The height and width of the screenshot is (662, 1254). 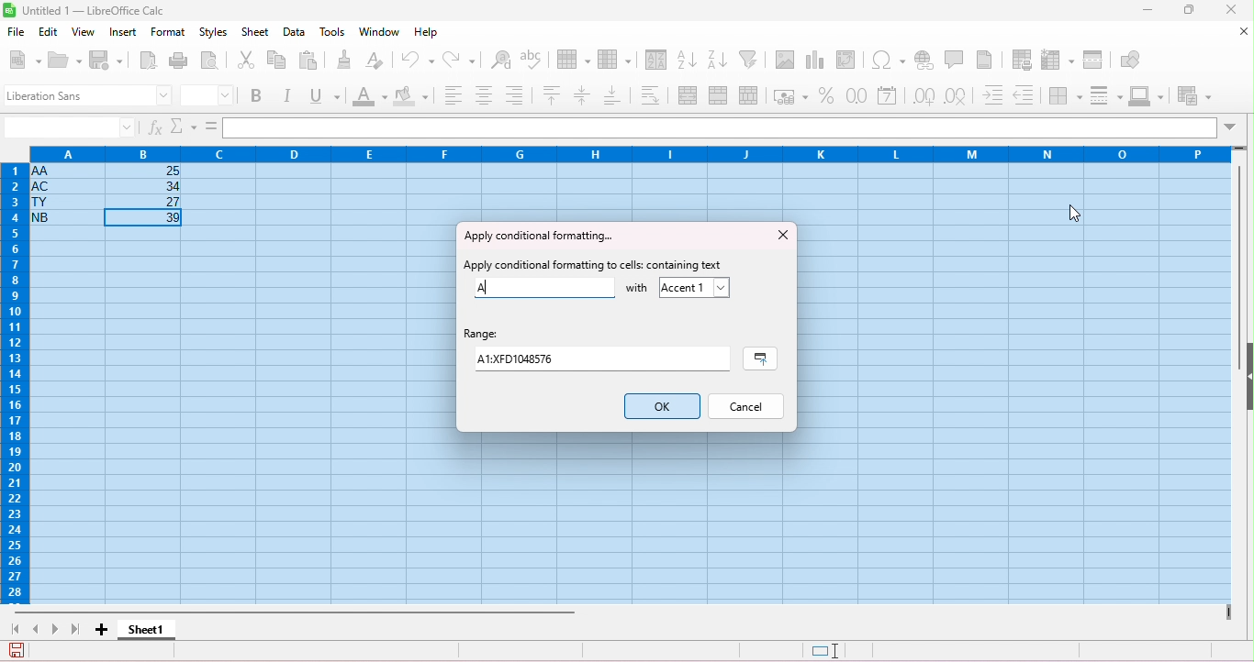 I want to click on drop down, so click(x=1232, y=126).